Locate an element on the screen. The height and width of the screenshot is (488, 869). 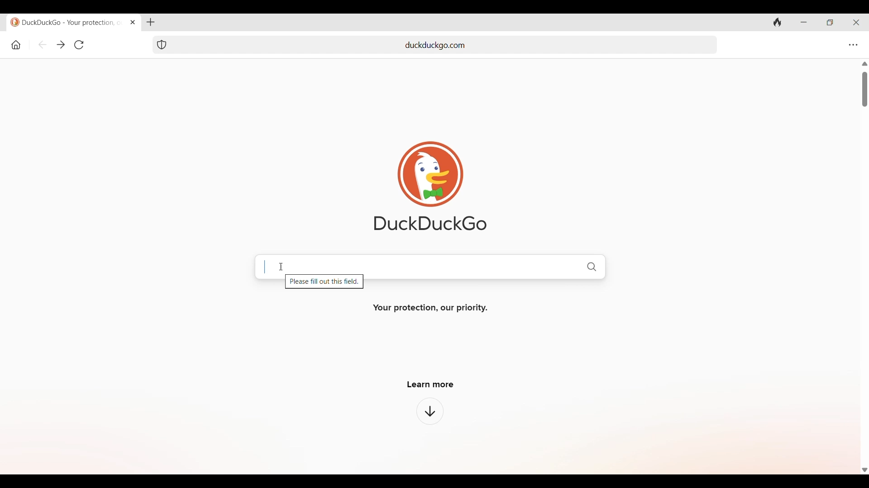
Go backward is located at coordinates (43, 45).